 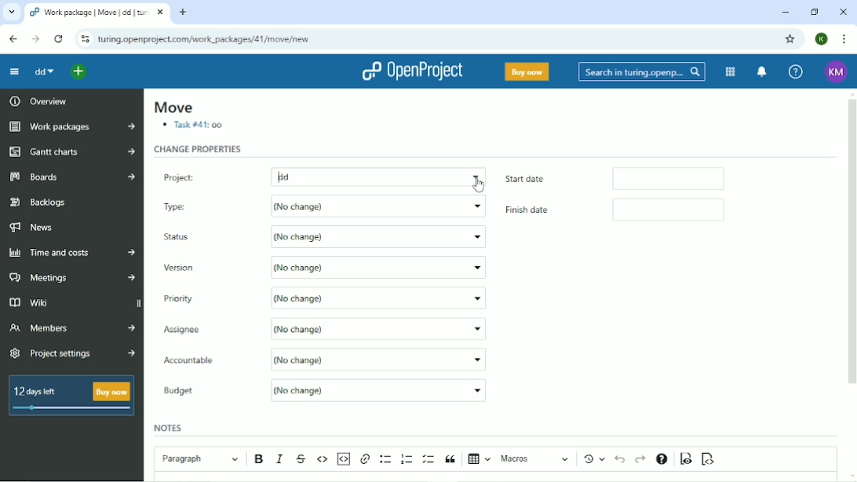 I want to click on Bookmark this tab, so click(x=789, y=38).